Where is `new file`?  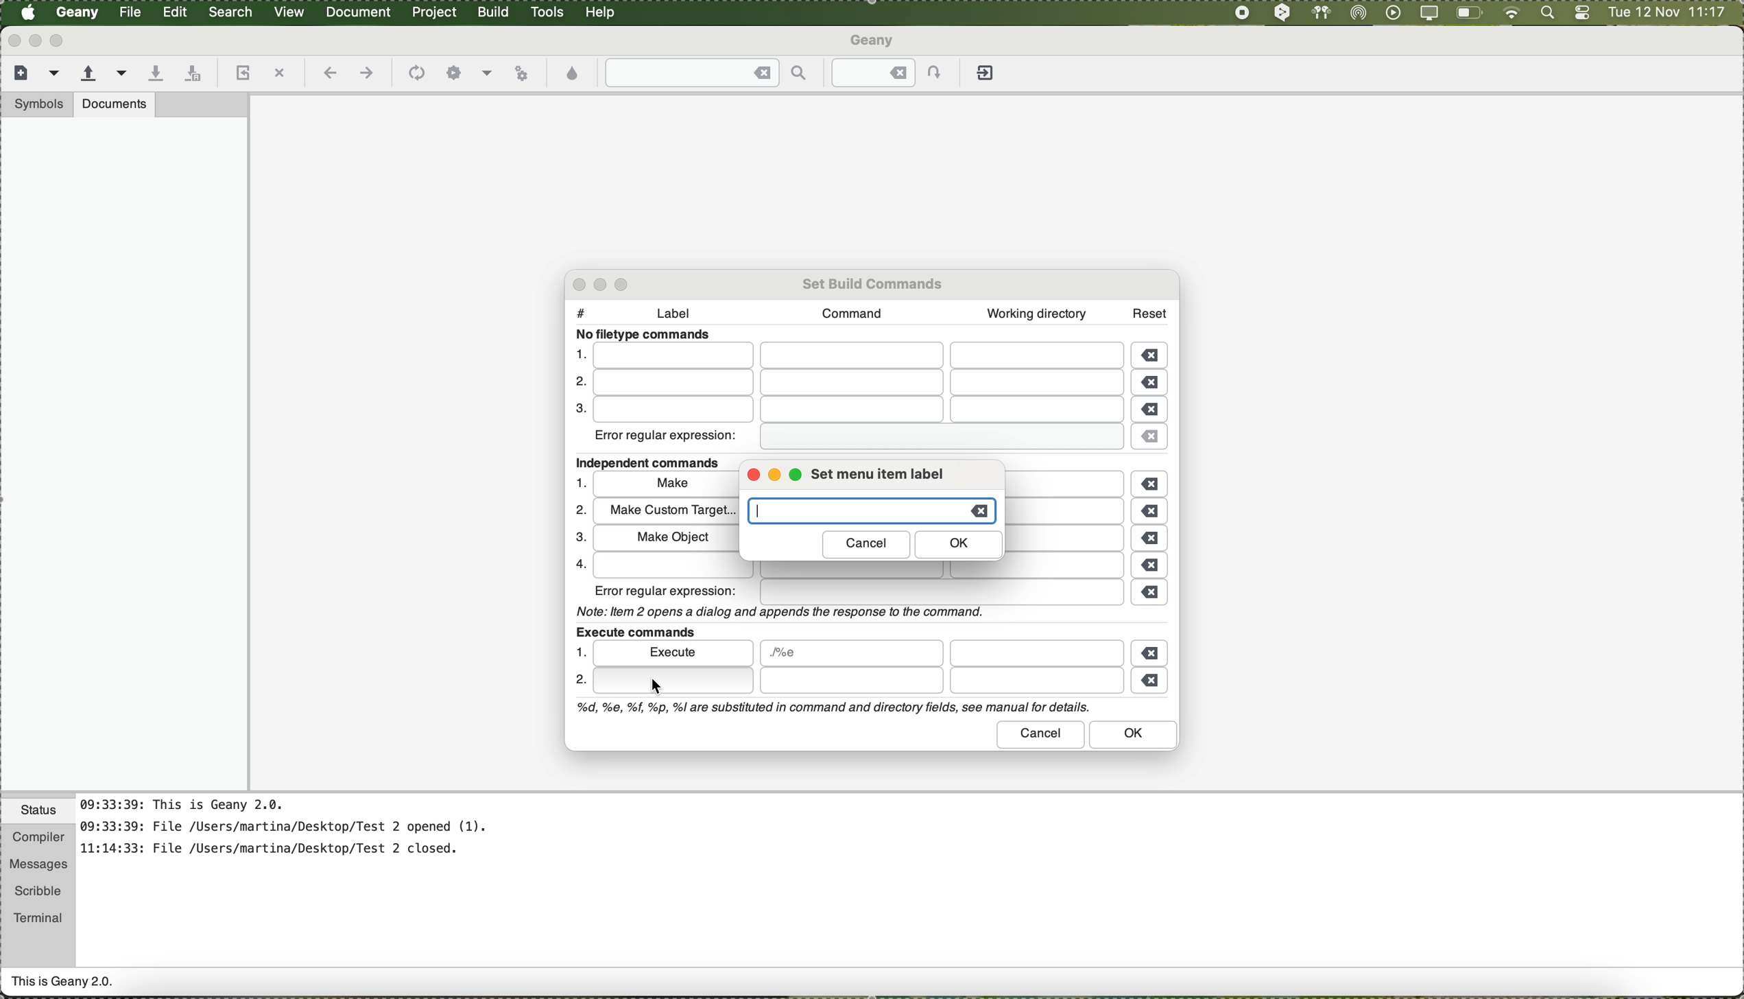 new file is located at coordinates (19, 71).